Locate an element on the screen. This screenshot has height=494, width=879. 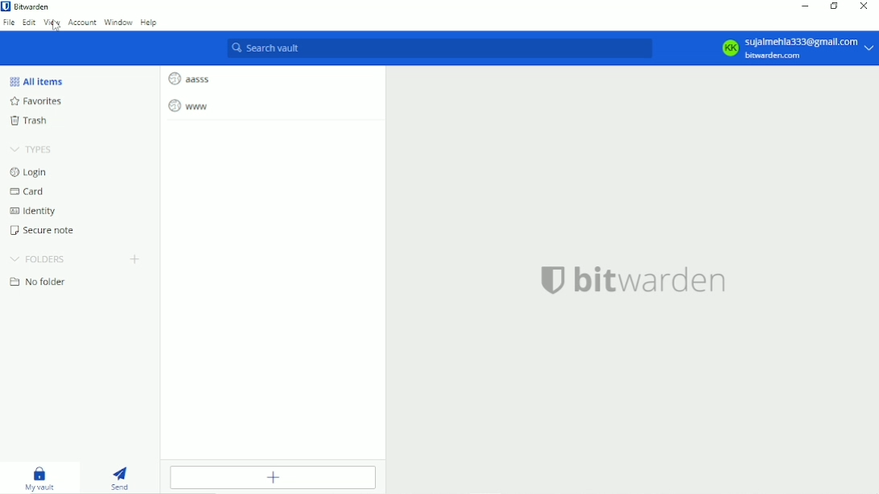
Trash is located at coordinates (32, 121).